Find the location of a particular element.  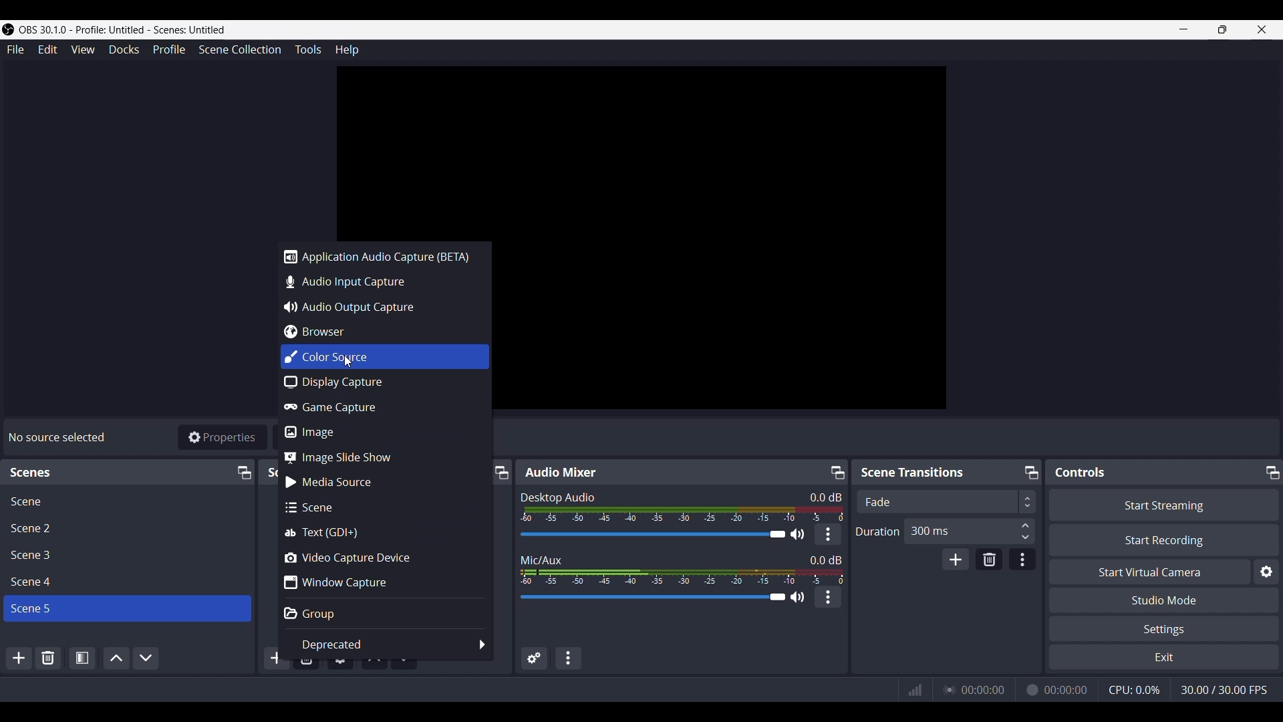

Browser is located at coordinates (384, 332).